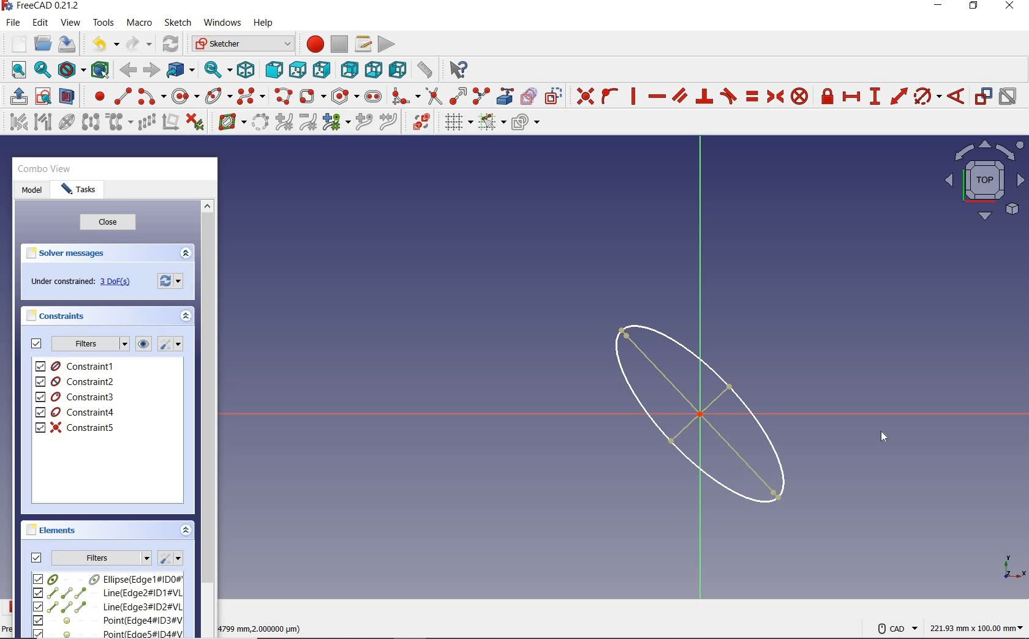 Image resolution: width=1029 pixels, height=639 pixels. What do you see at coordinates (13, 23) in the screenshot?
I see `file` at bounding box center [13, 23].